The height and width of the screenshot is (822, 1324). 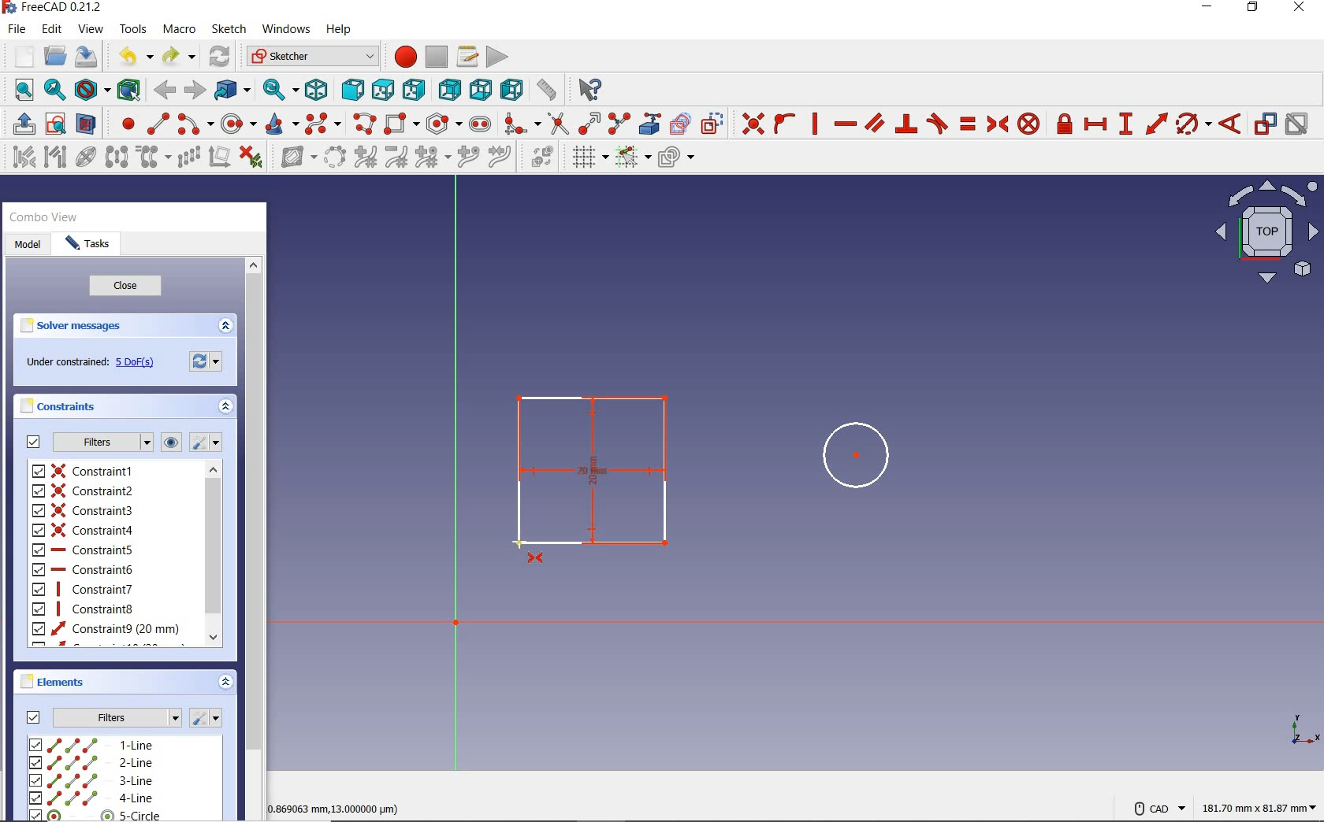 I want to click on windows, so click(x=288, y=29).